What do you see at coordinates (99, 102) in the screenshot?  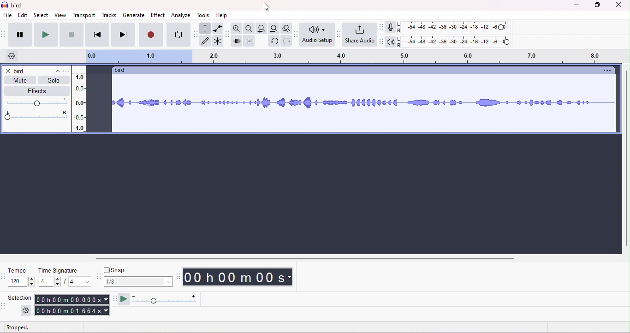 I see `dragged` at bounding box center [99, 102].